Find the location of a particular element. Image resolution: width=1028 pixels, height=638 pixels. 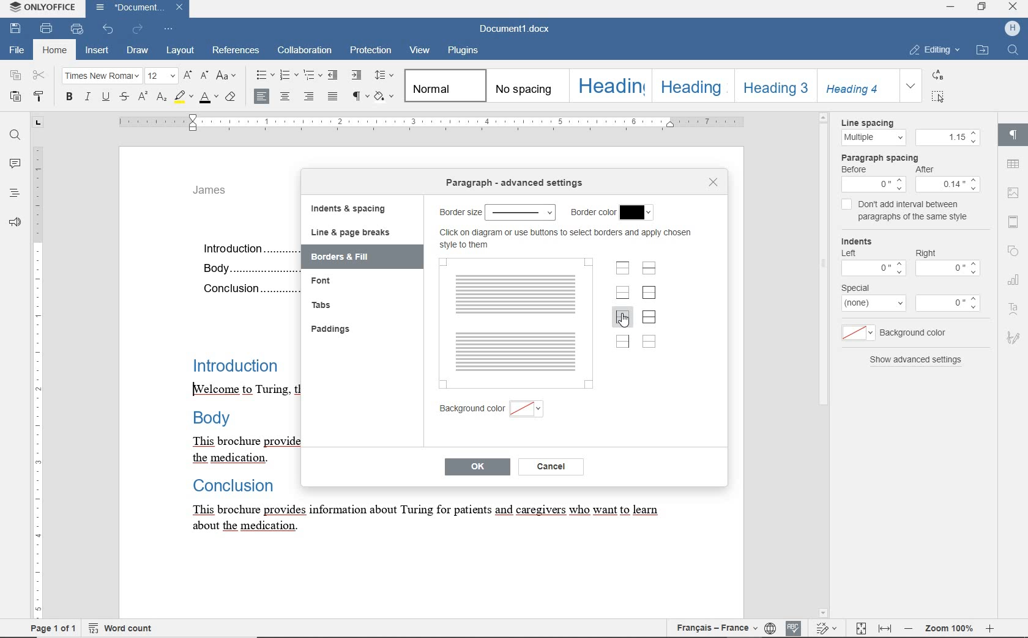

border color is located at coordinates (593, 212).